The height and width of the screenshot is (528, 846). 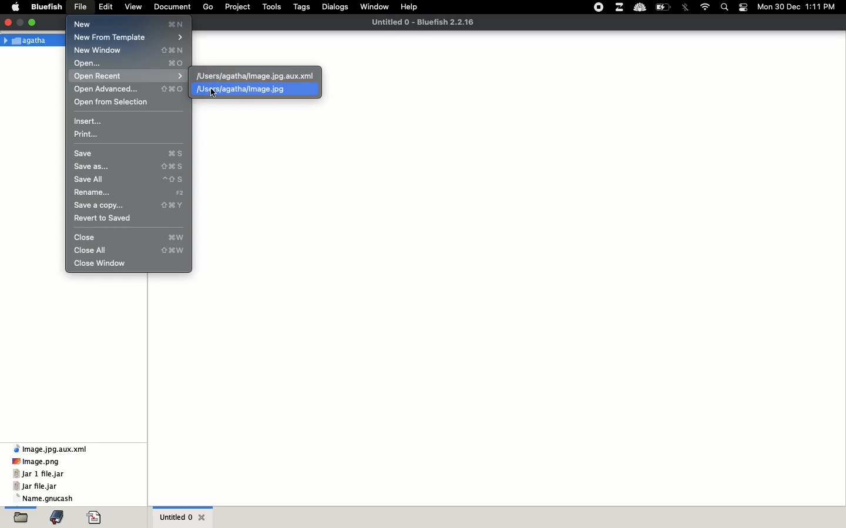 I want to click on apple, so click(x=18, y=6).